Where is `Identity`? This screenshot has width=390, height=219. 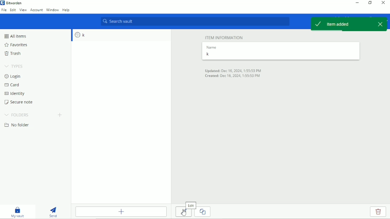
Identity is located at coordinates (14, 93).